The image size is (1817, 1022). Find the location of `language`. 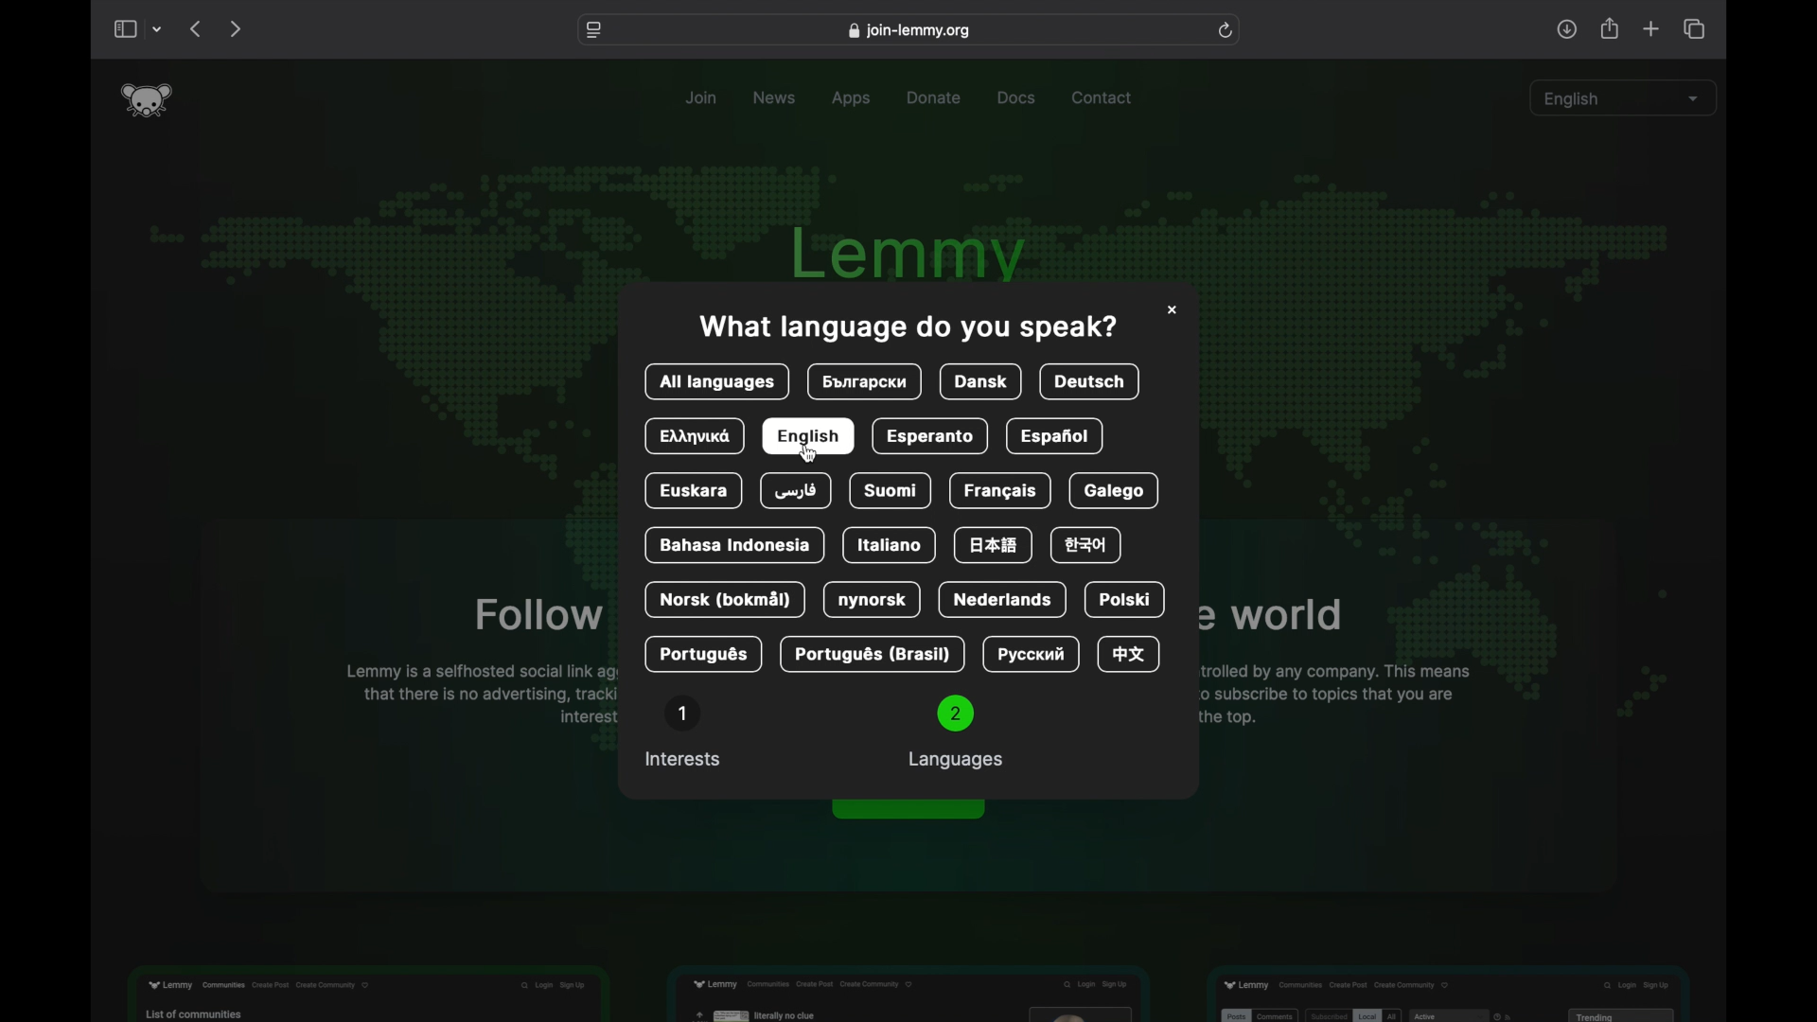

language is located at coordinates (1131, 654).